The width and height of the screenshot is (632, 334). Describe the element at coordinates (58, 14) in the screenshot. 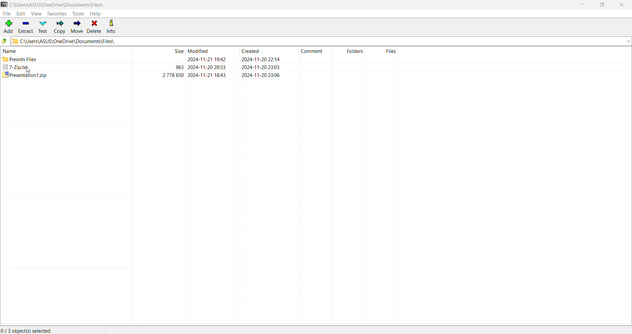

I see `Favorites` at that location.